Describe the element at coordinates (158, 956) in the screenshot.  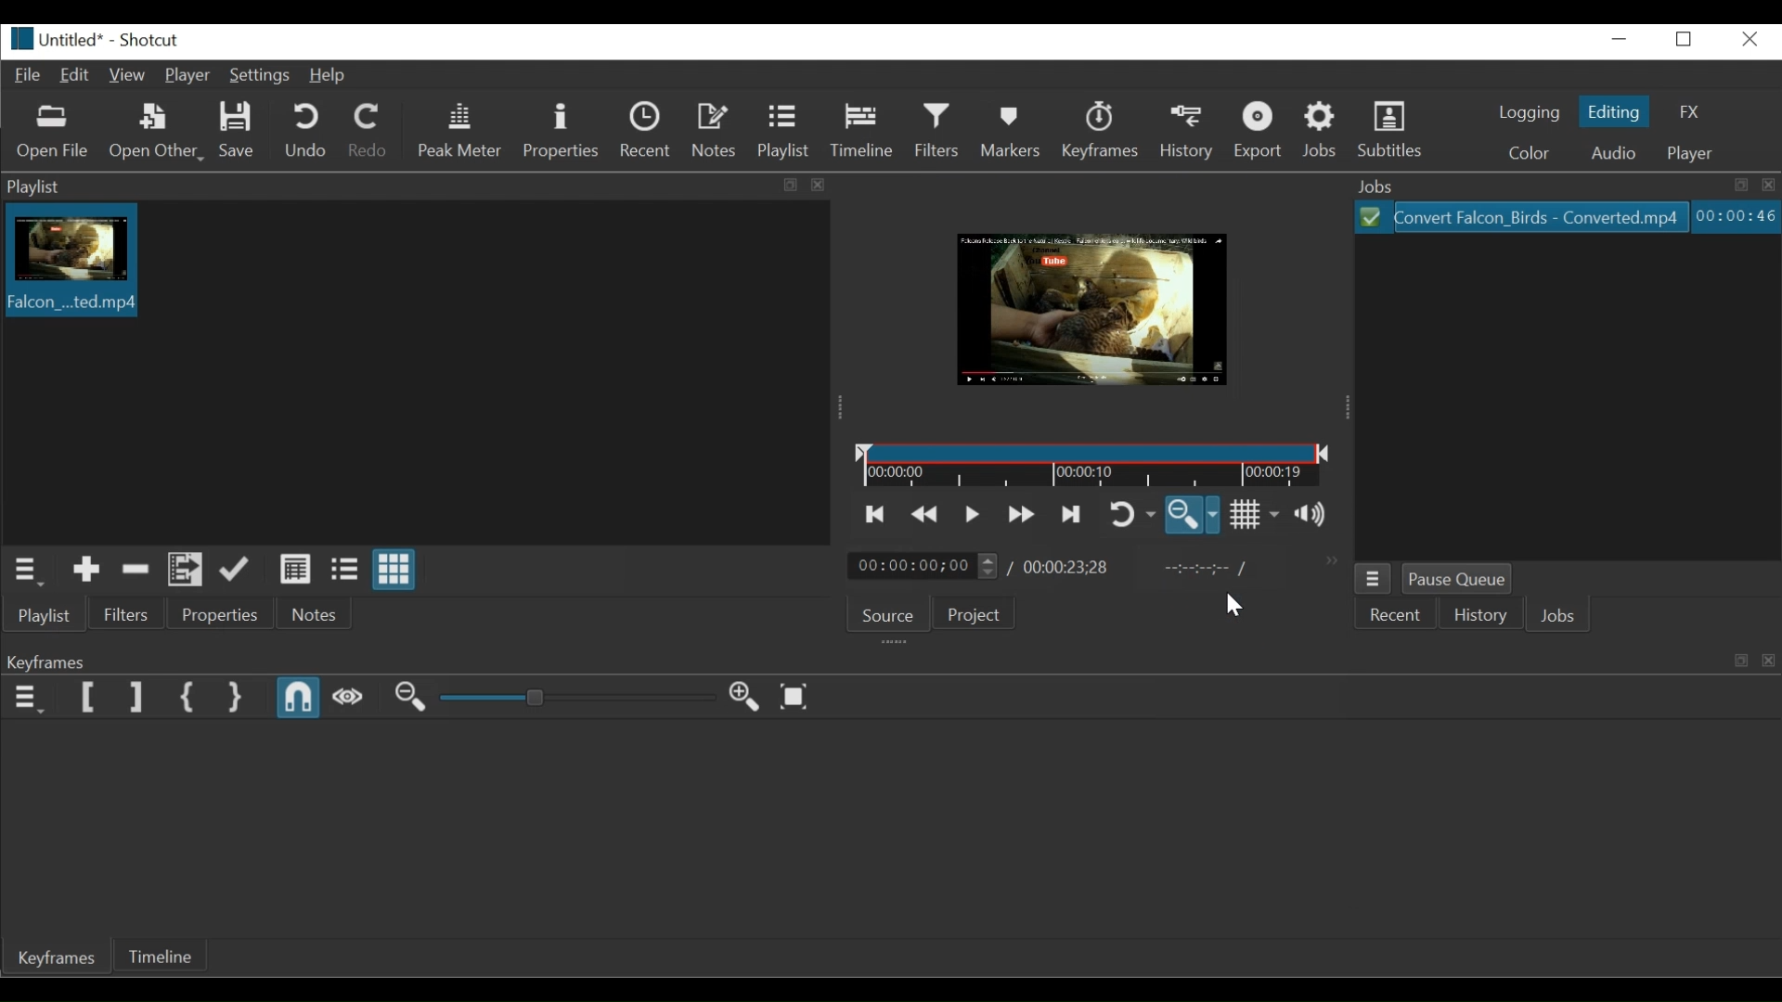
I see `Timeline` at that location.